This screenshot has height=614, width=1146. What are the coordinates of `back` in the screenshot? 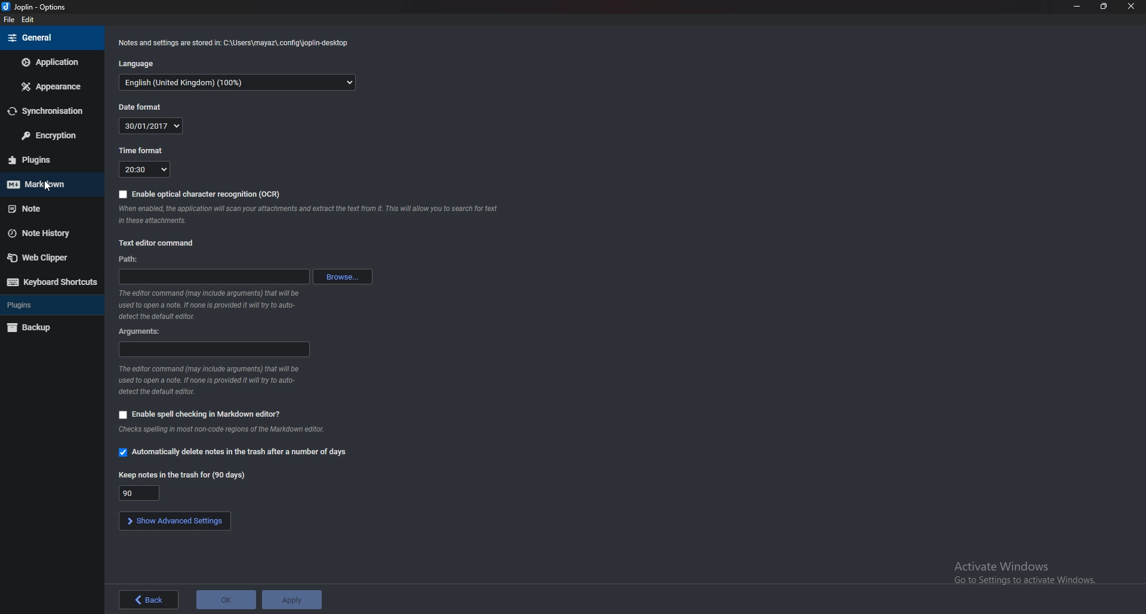 It's located at (148, 598).